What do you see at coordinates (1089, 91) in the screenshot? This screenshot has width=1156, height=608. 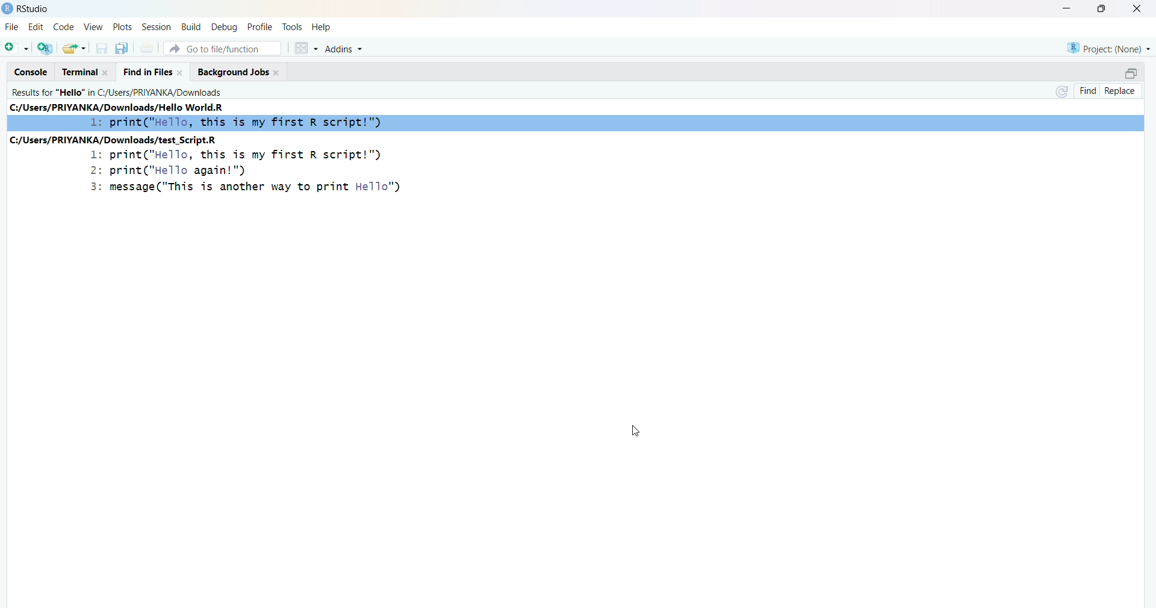 I see `Find` at bounding box center [1089, 91].